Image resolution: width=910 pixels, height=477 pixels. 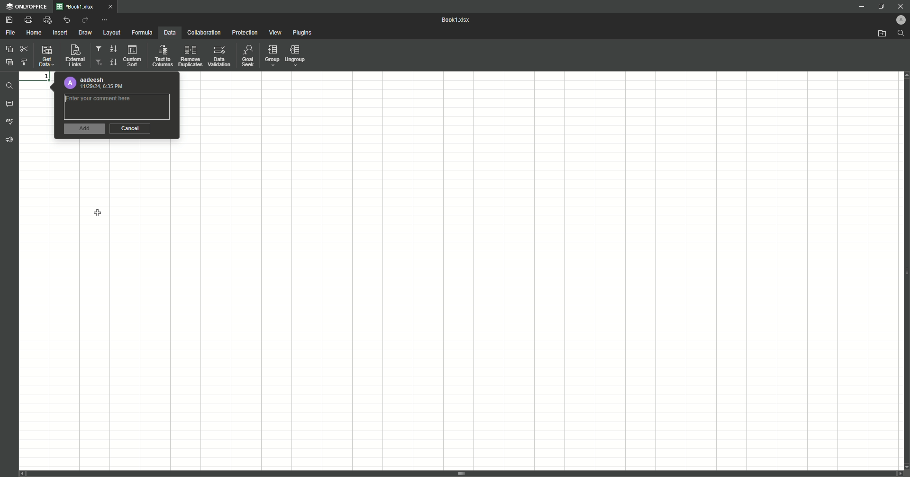 I want to click on File, so click(x=11, y=33).